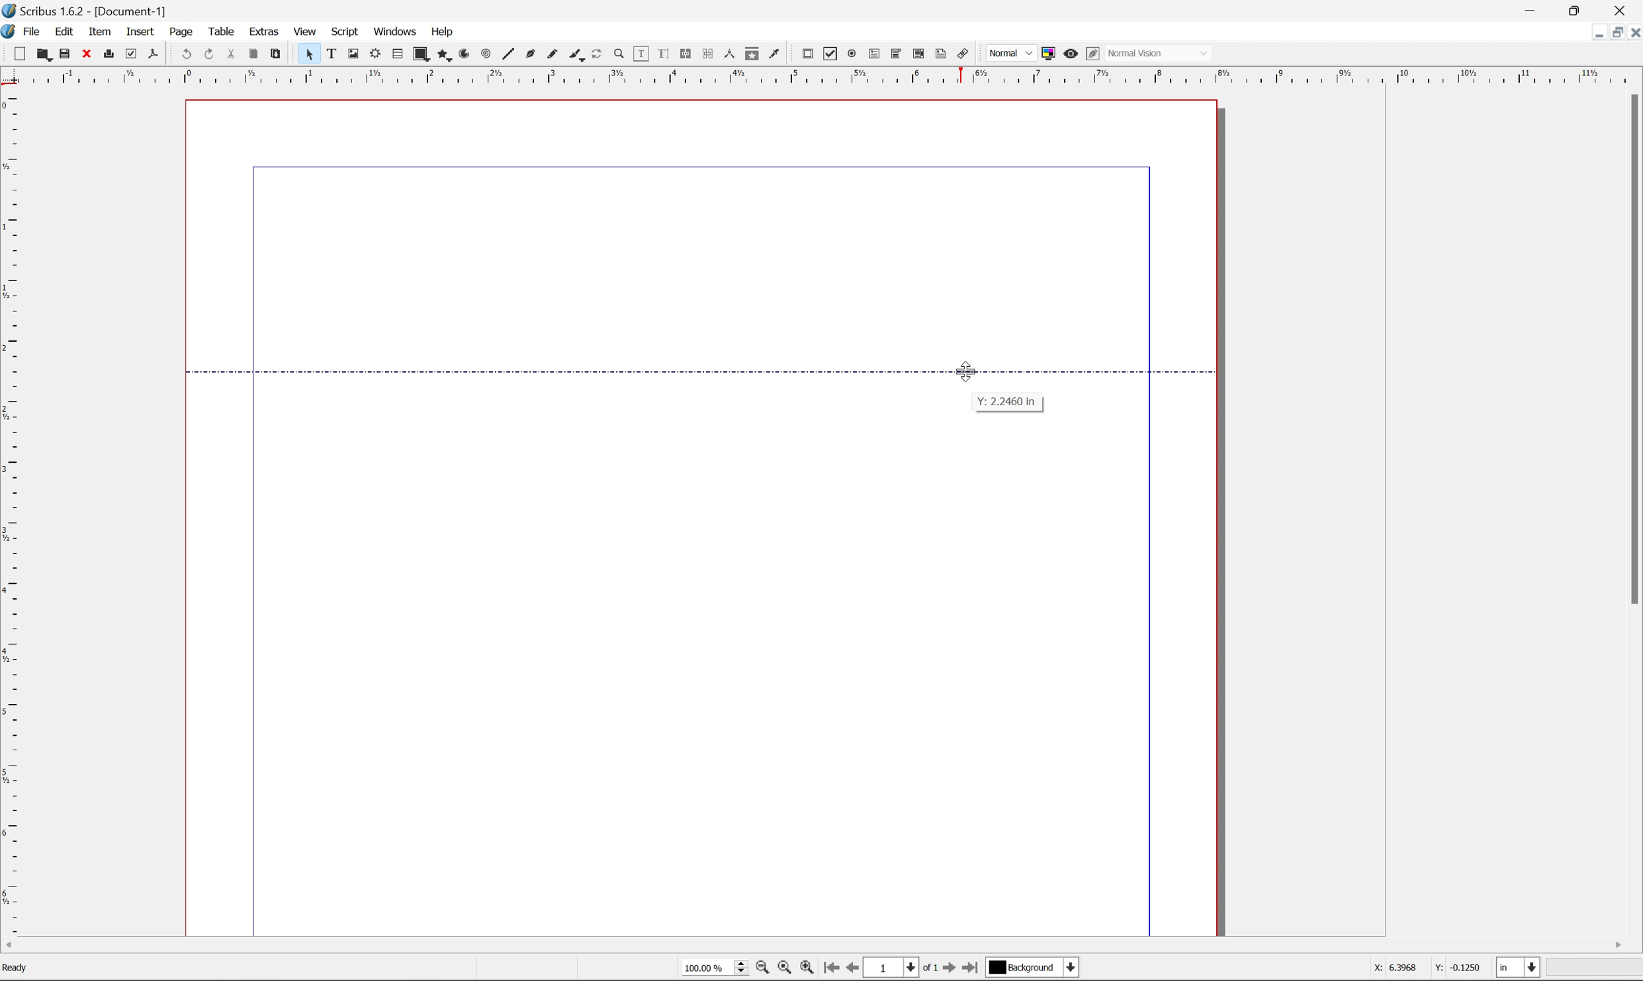  I want to click on preview mode, so click(1070, 52).